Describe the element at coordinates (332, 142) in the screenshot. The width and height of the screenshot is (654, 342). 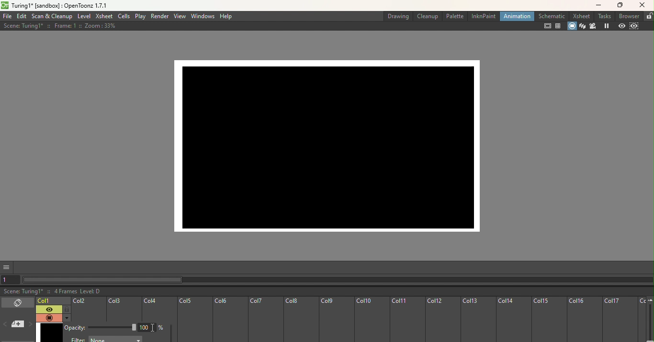
I see `Canvas` at that location.